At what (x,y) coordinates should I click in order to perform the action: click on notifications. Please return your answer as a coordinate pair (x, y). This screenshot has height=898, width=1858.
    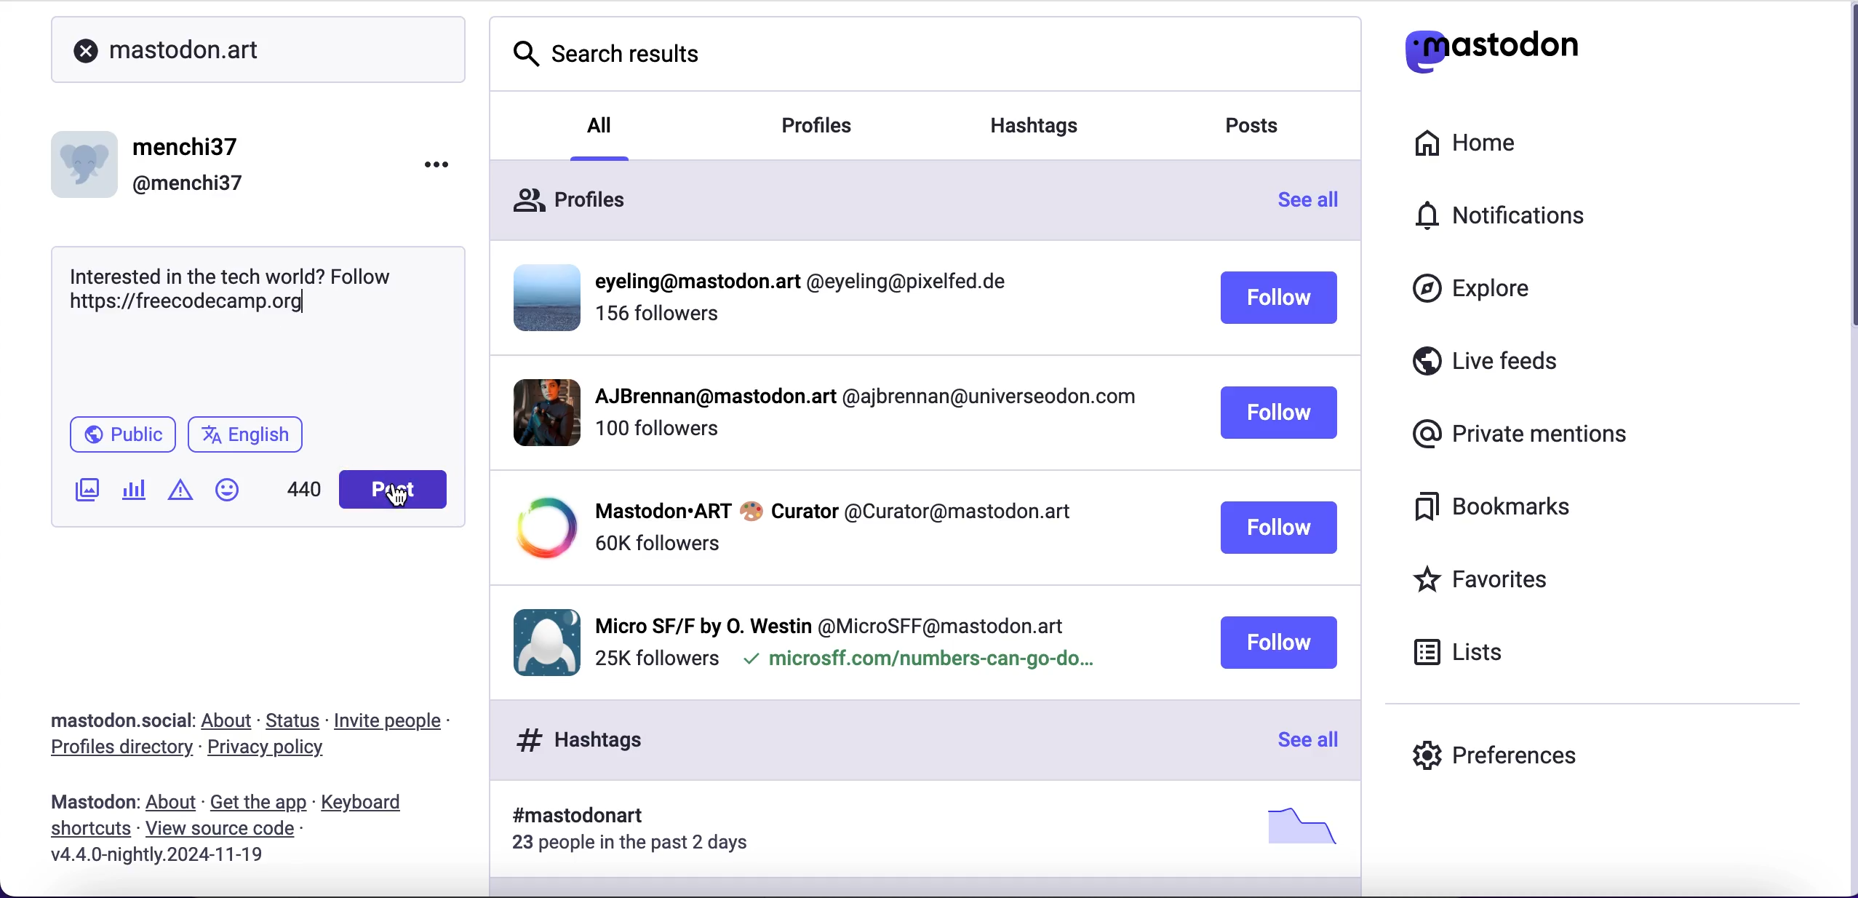
    Looking at the image, I should click on (1488, 219).